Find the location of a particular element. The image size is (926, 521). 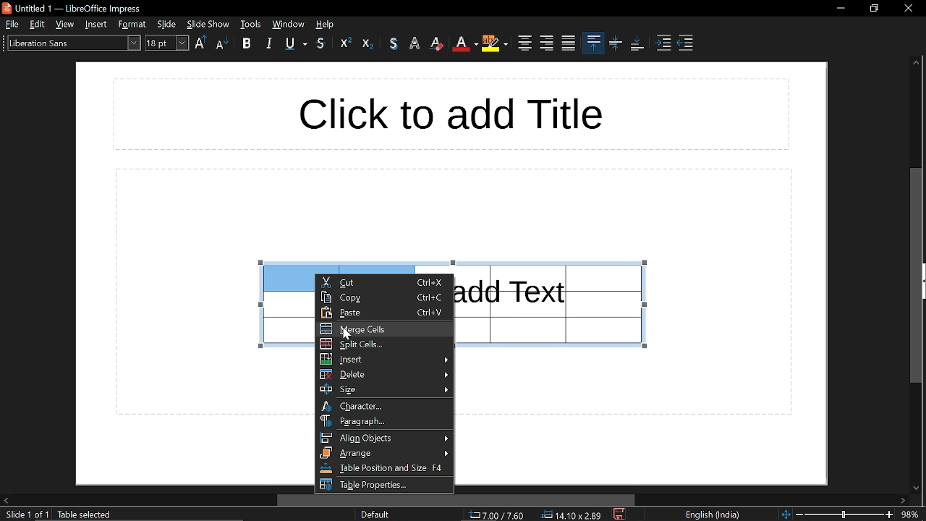

fit to page is located at coordinates (785, 514).